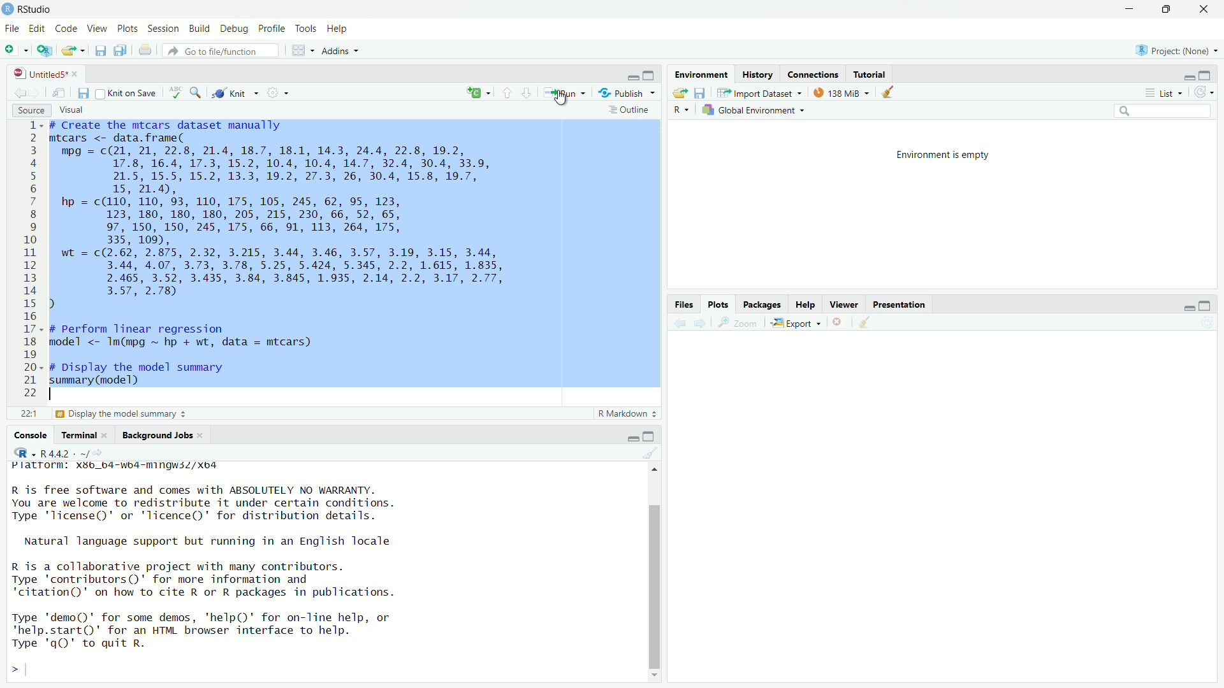  Describe the element at coordinates (477, 92) in the screenshot. I see `insert new code chunk` at that location.